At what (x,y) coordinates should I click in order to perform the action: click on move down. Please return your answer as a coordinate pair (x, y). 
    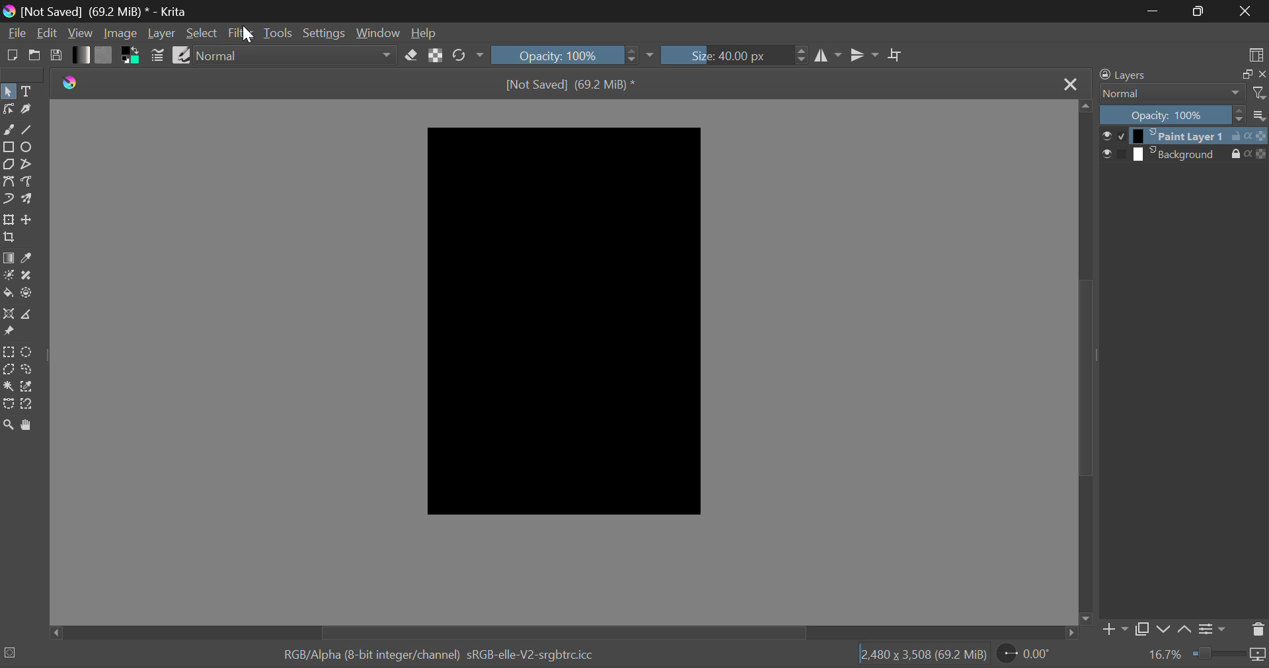
    Looking at the image, I should click on (1083, 615).